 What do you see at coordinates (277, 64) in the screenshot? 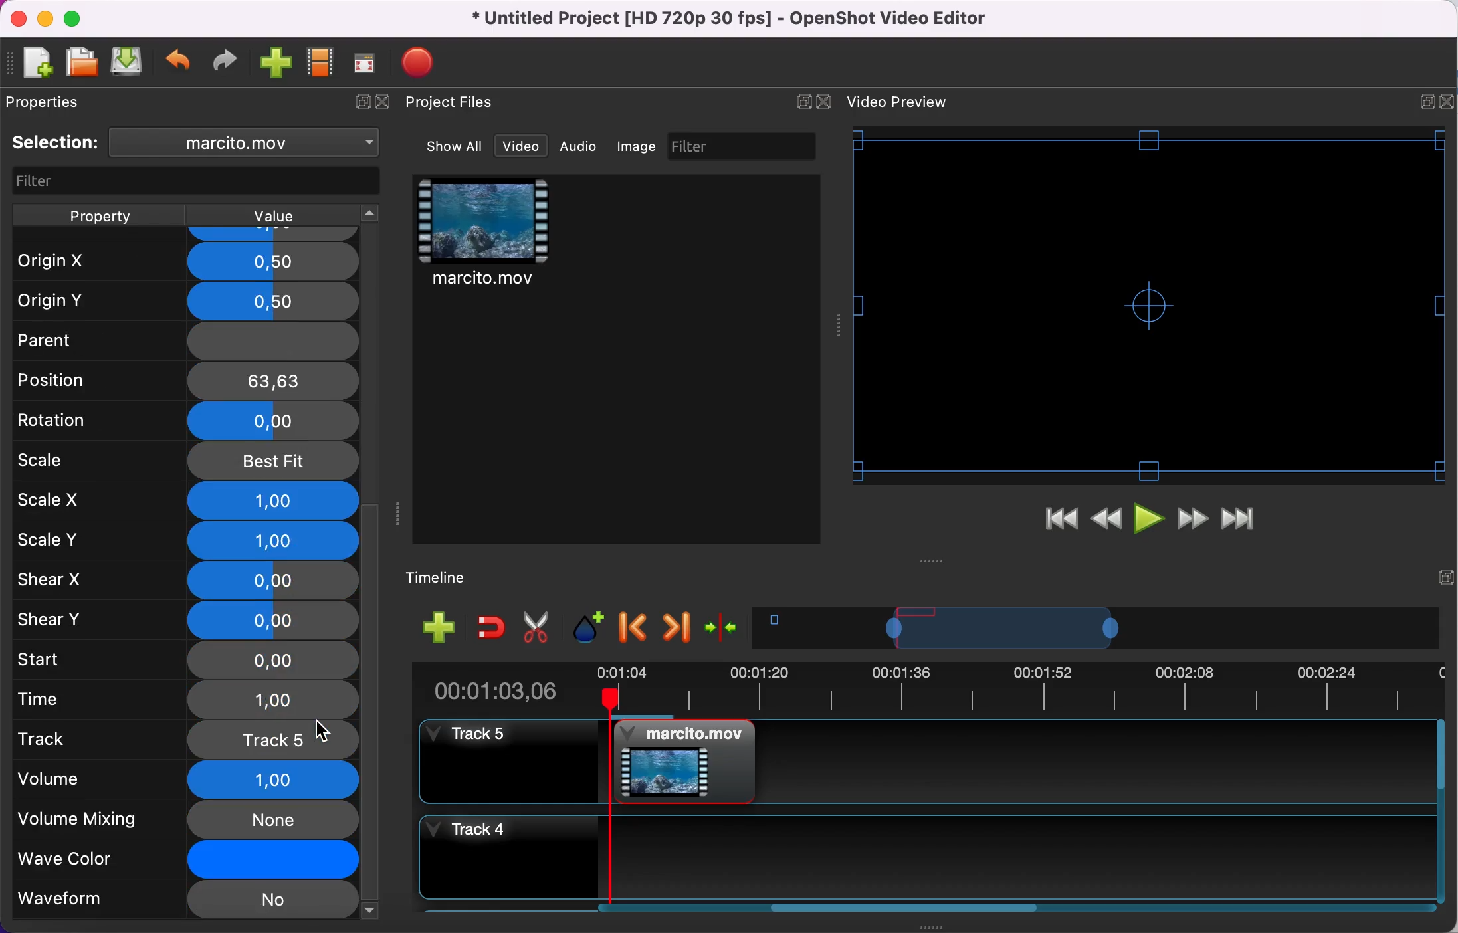
I see `import file` at bounding box center [277, 64].